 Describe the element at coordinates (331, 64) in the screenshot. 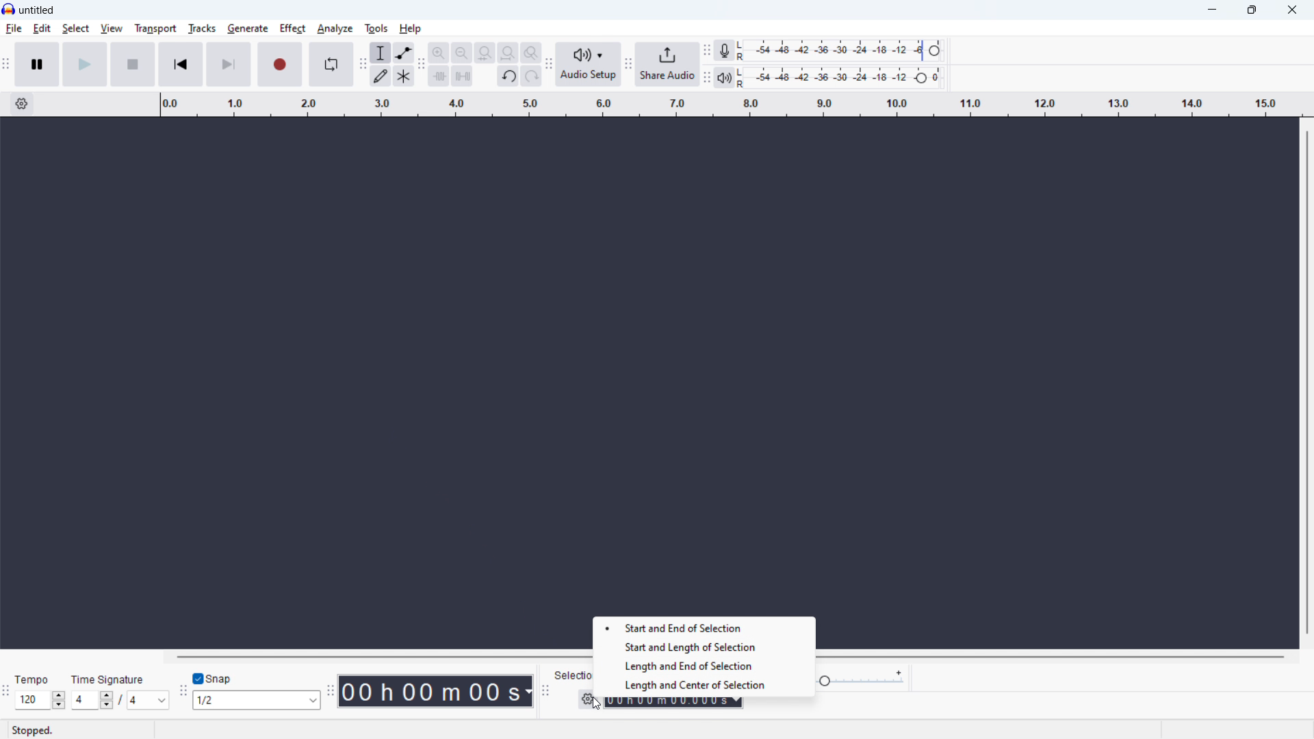

I see `enable loop` at that location.